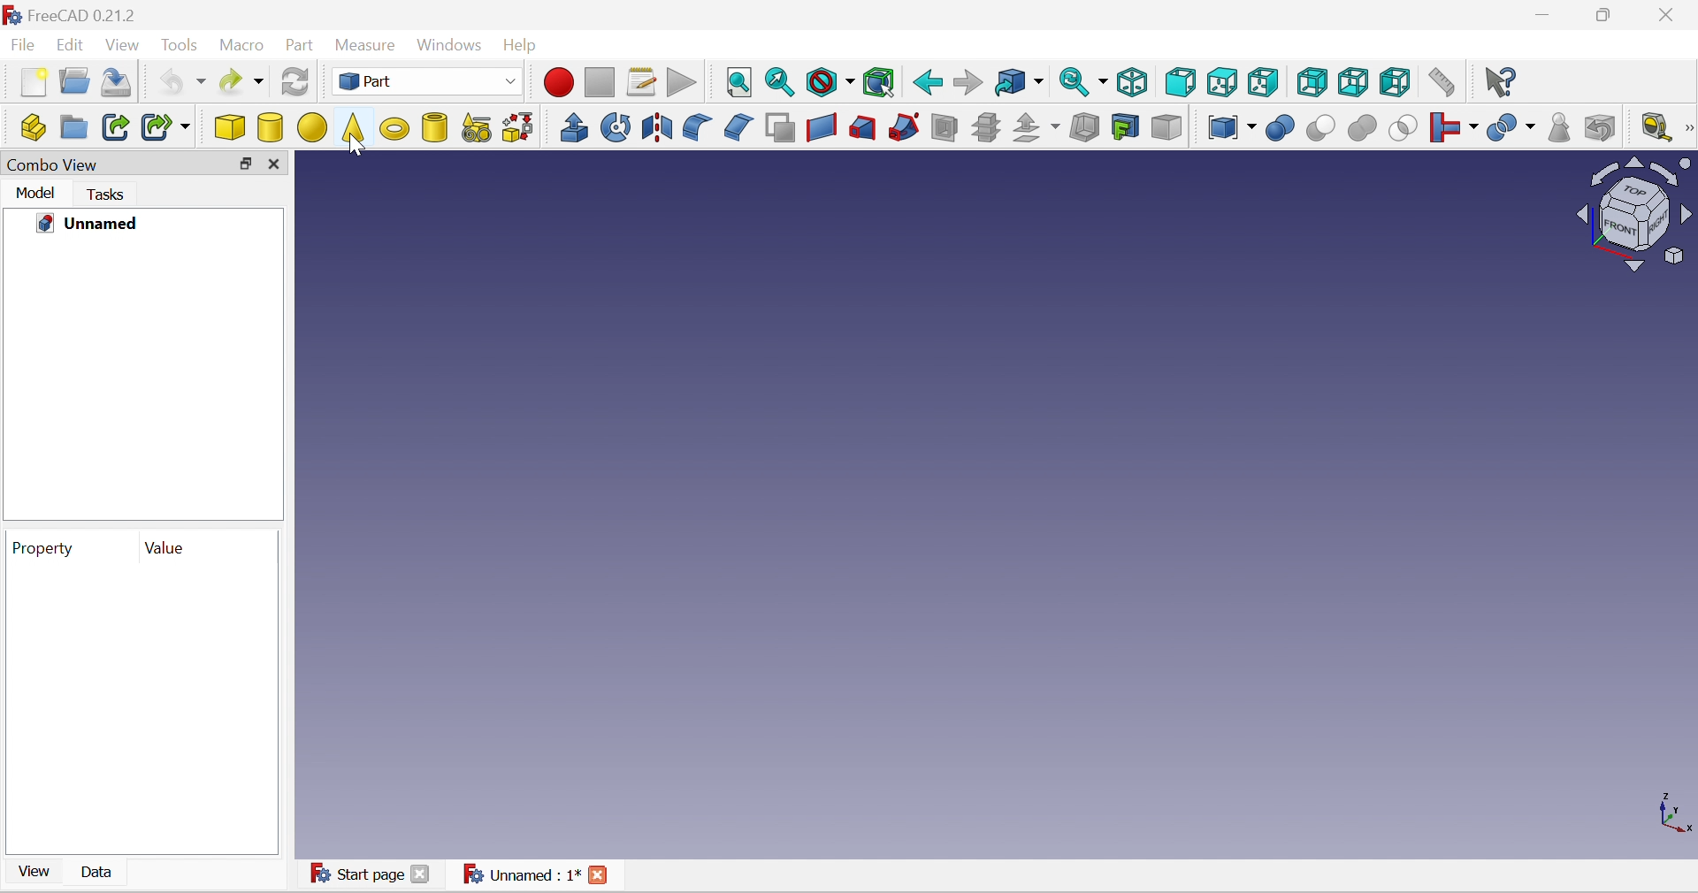  What do you see at coordinates (642, 82) in the screenshot?
I see `Macros` at bounding box center [642, 82].